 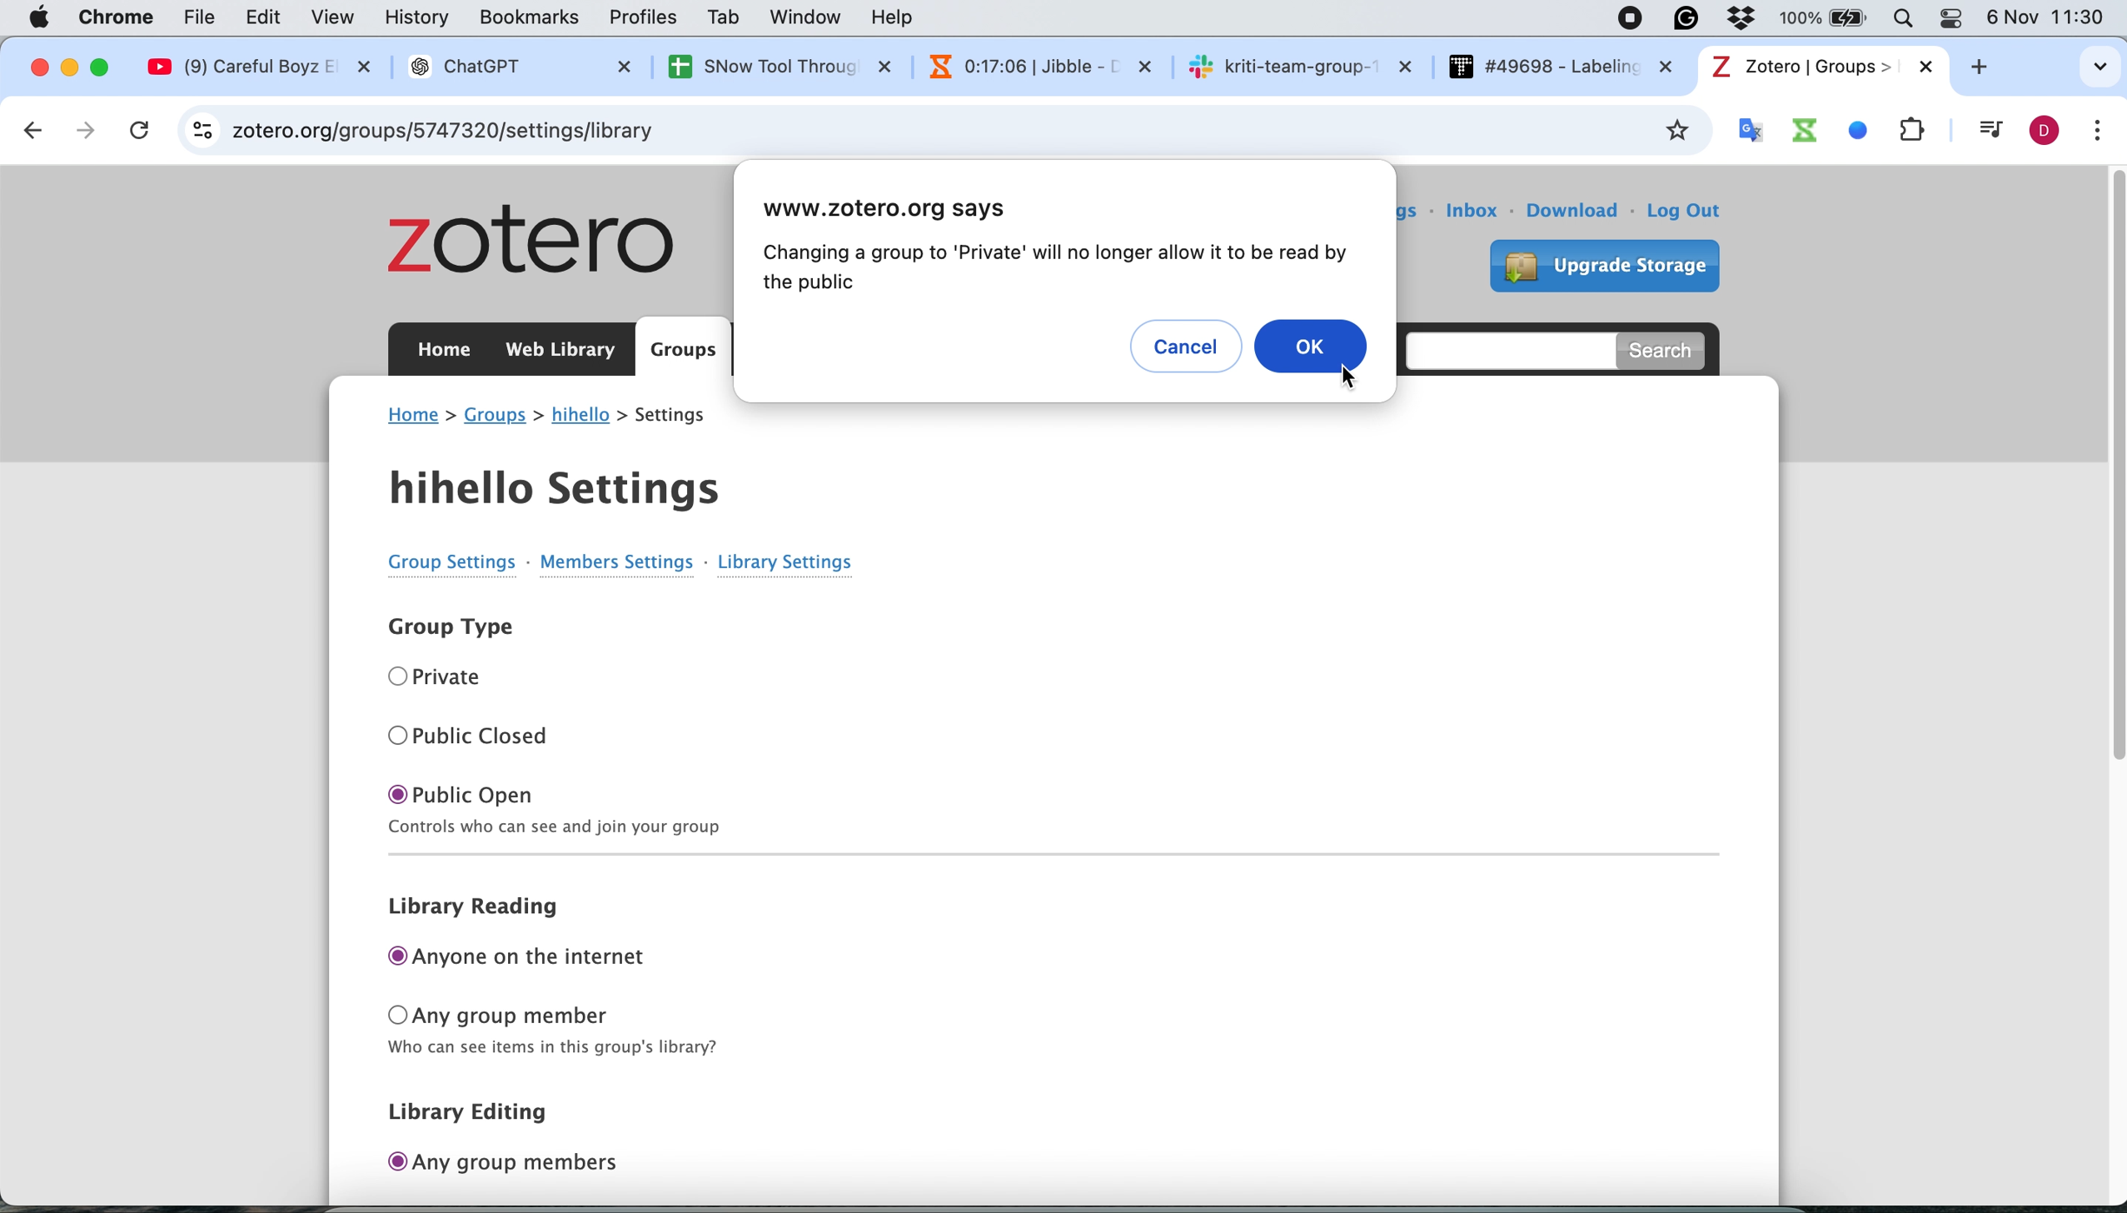 What do you see at coordinates (855, 825) in the screenshot?
I see `Control who can see and join your group` at bounding box center [855, 825].